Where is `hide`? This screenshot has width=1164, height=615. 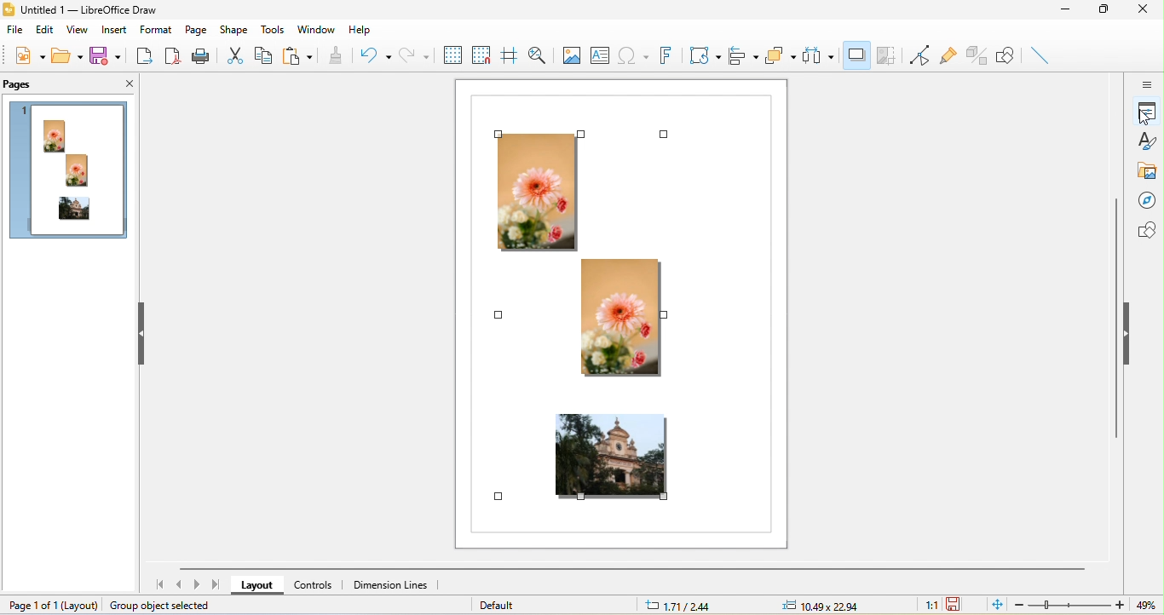 hide is located at coordinates (144, 333).